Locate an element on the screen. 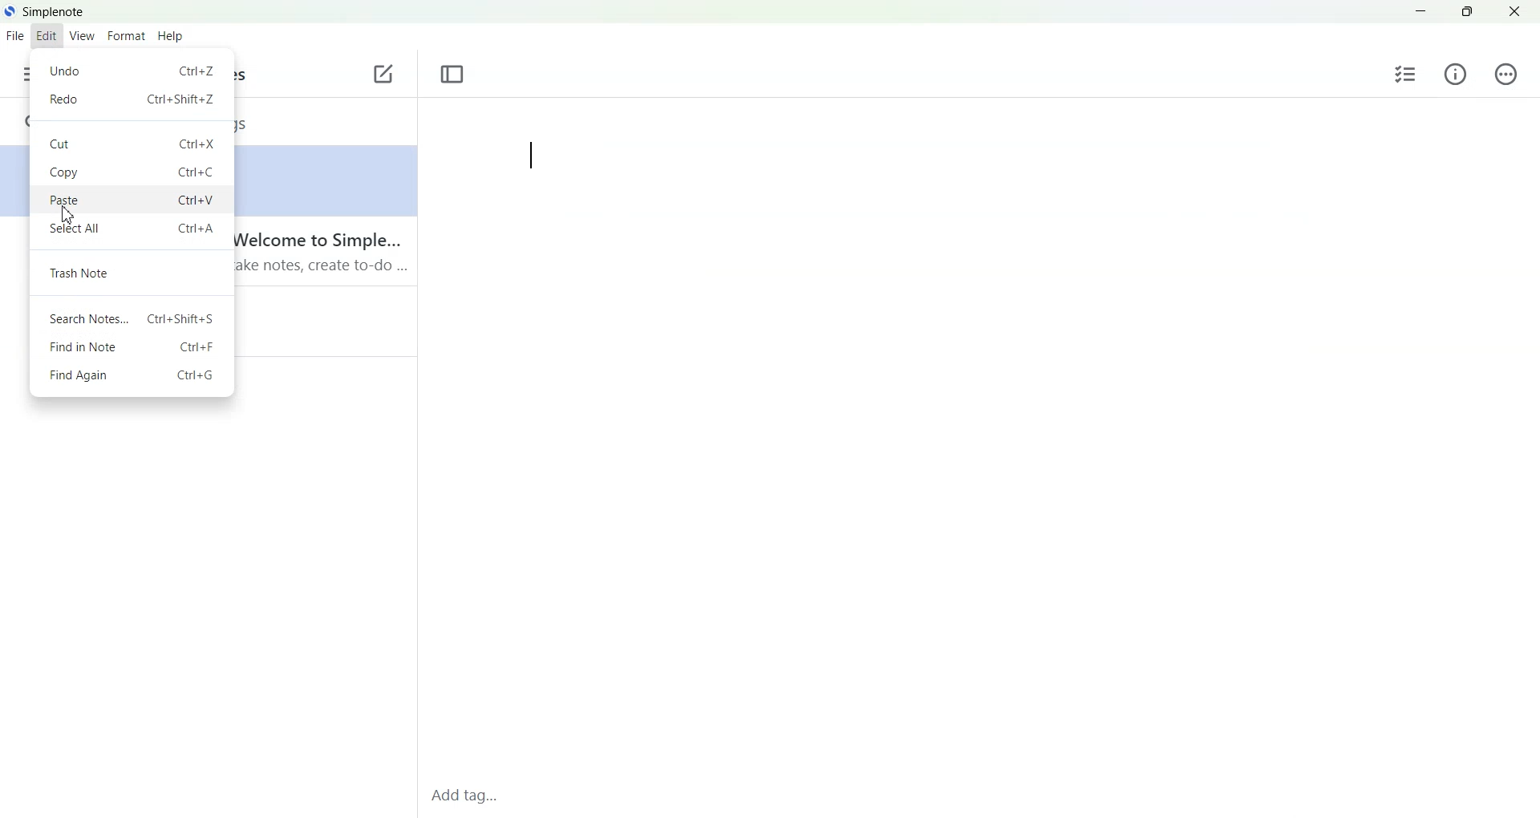 The image size is (1540, 818). Info is located at coordinates (1456, 74).